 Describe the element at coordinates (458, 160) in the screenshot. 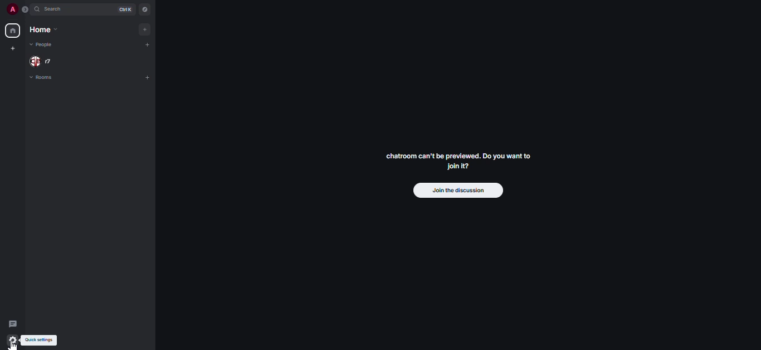

I see `chatroom can't be previewed. Do you want to
Join it?` at that location.